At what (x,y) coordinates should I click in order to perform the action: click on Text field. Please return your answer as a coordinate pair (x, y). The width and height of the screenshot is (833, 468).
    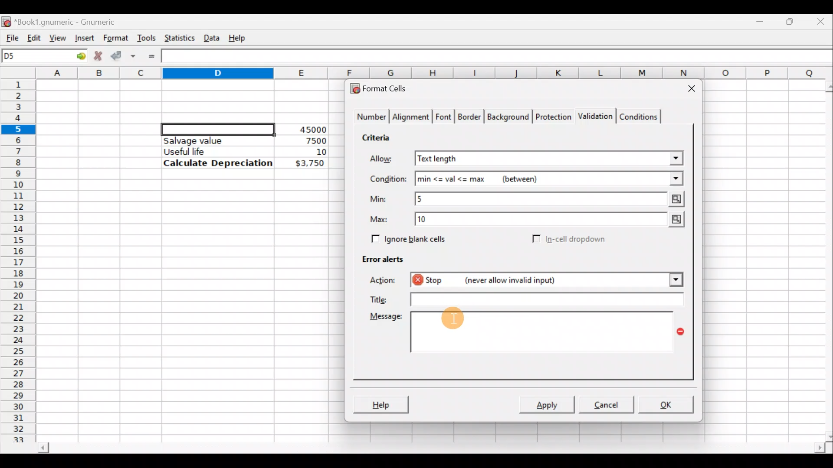
    Looking at the image, I should click on (544, 299).